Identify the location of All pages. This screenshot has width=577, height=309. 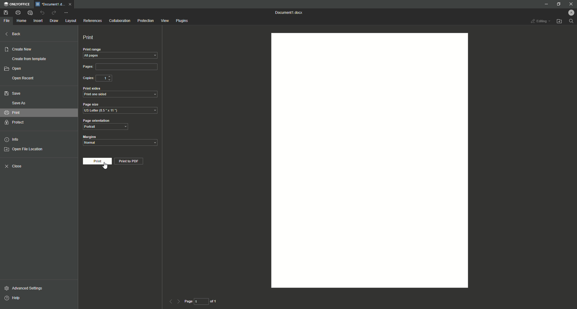
(121, 56).